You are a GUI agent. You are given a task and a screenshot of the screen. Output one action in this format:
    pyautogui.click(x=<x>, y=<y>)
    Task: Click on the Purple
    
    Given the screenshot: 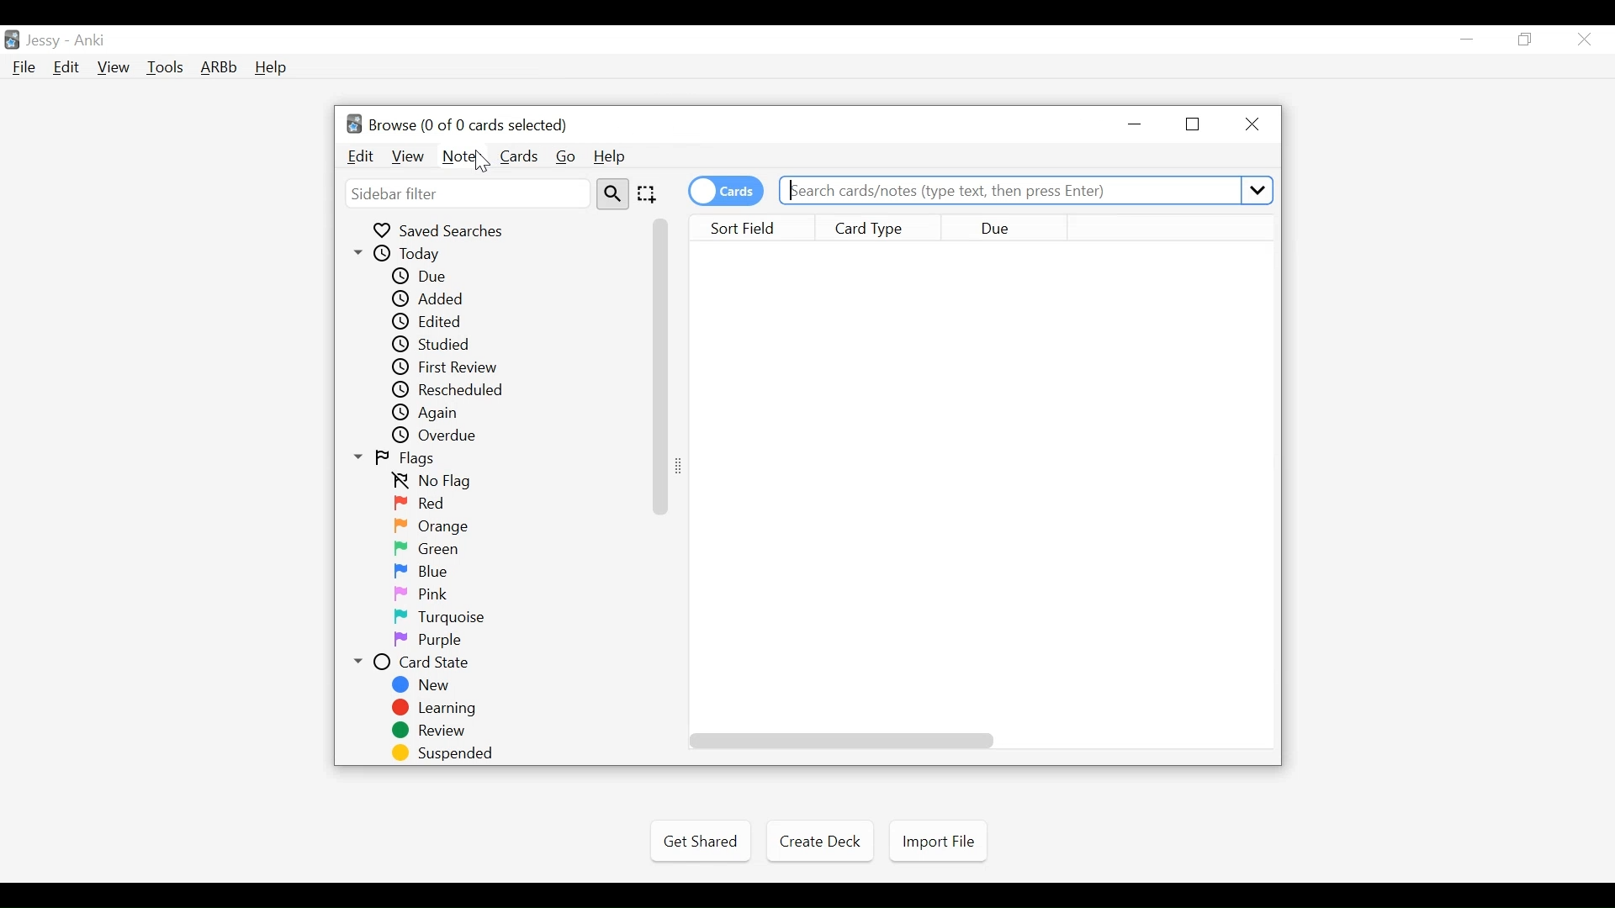 What is the action you would take?
    pyautogui.click(x=431, y=640)
    